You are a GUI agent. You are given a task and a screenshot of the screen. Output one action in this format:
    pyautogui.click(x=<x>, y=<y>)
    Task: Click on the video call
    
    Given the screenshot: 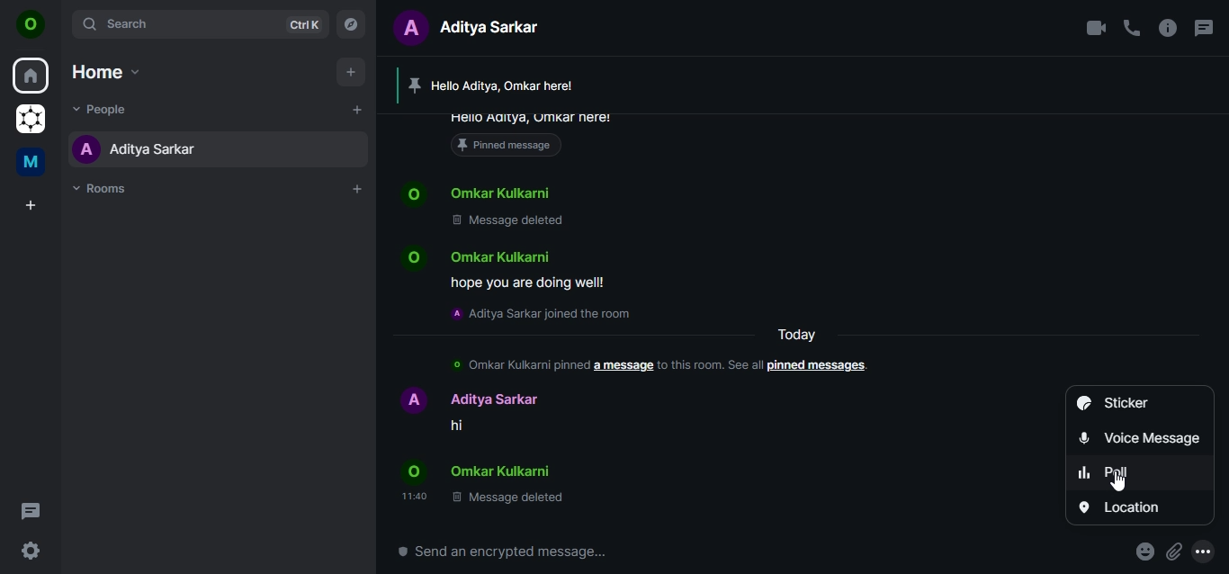 What is the action you would take?
    pyautogui.click(x=1095, y=28)
    